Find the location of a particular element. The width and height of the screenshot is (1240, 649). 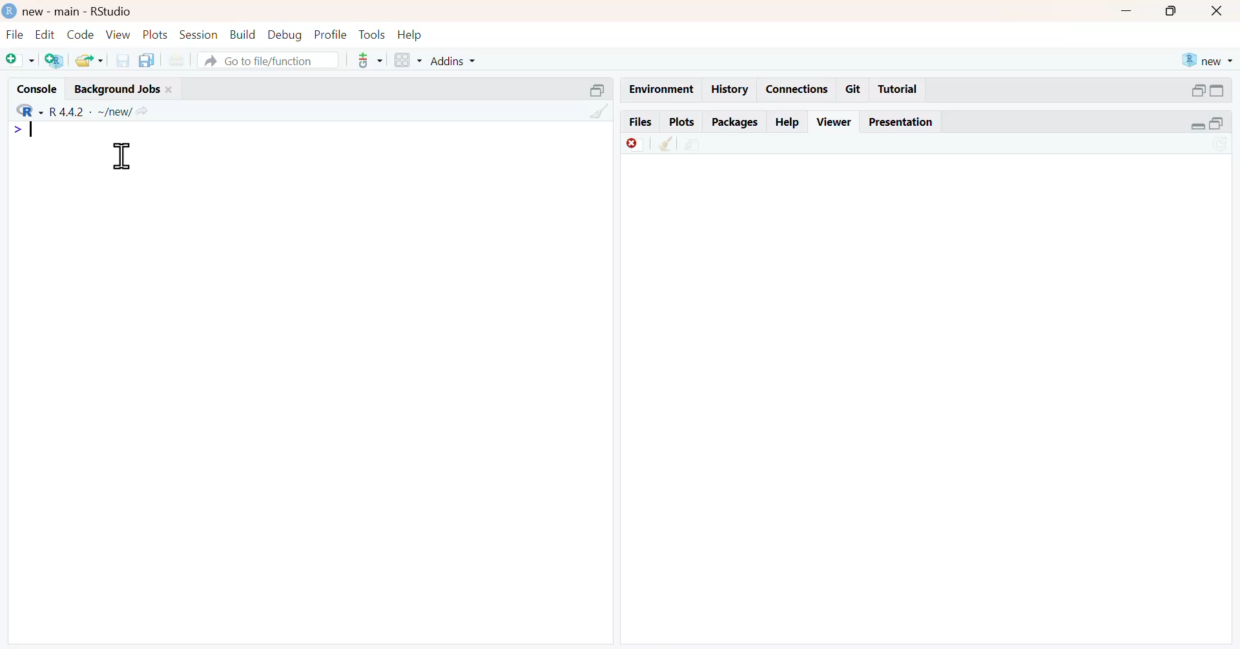

files is located at coordinates (639, 121).